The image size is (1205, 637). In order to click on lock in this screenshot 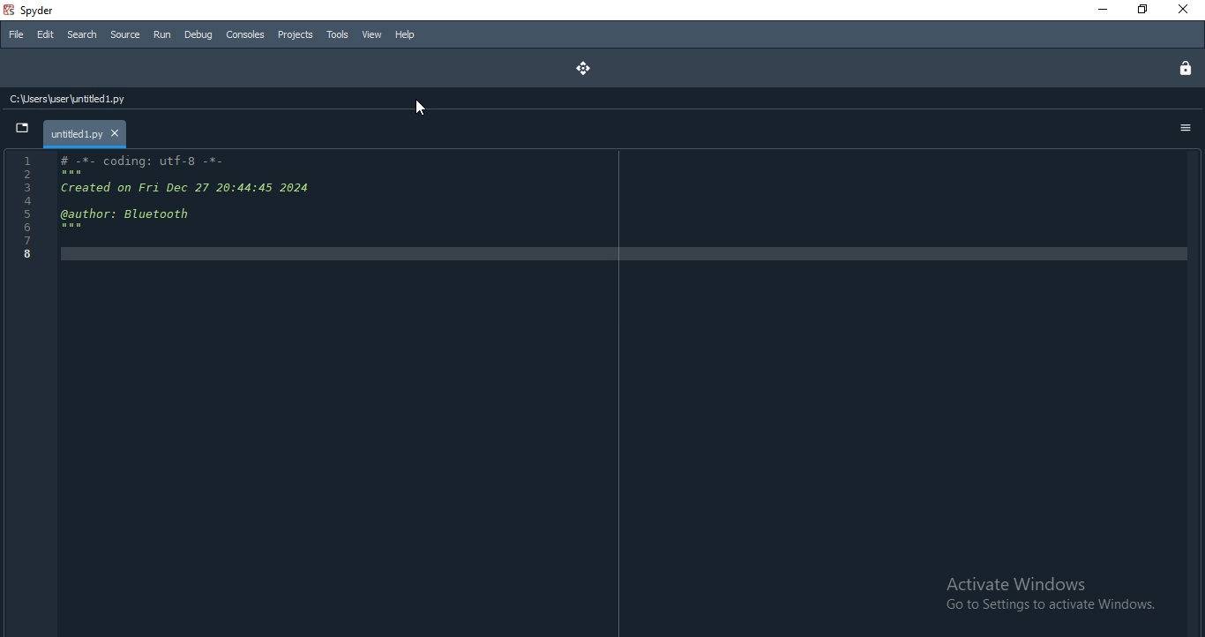, I will do `click(1181, 65)`.